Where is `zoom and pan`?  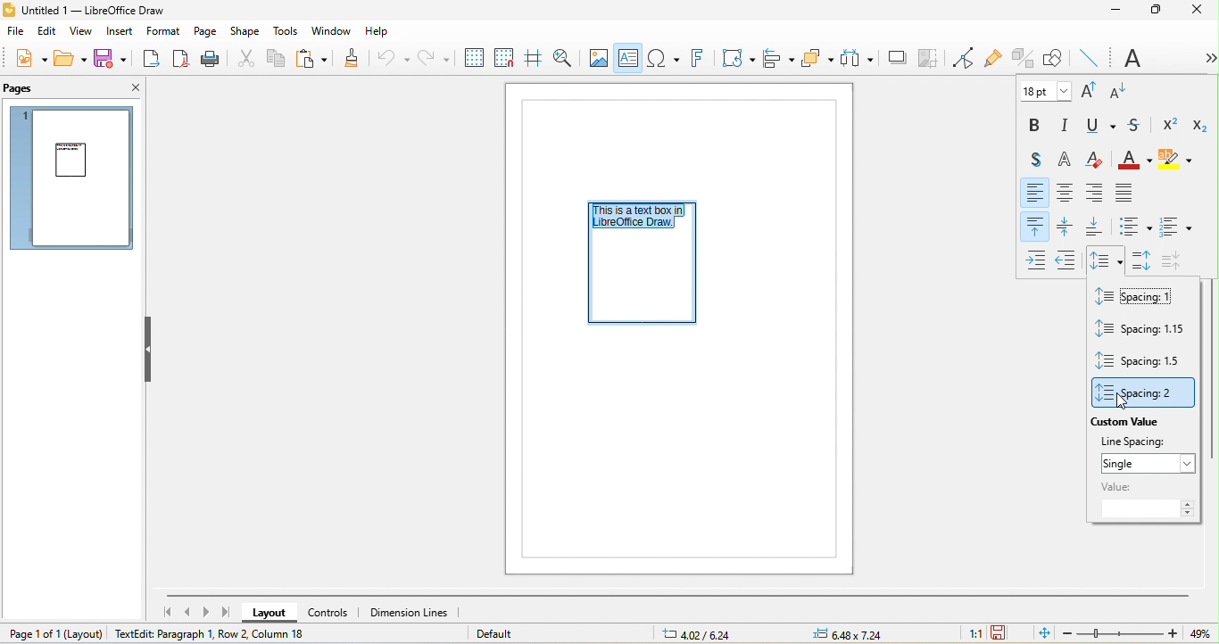
zoom and pan is located at coordinates (561, 57).